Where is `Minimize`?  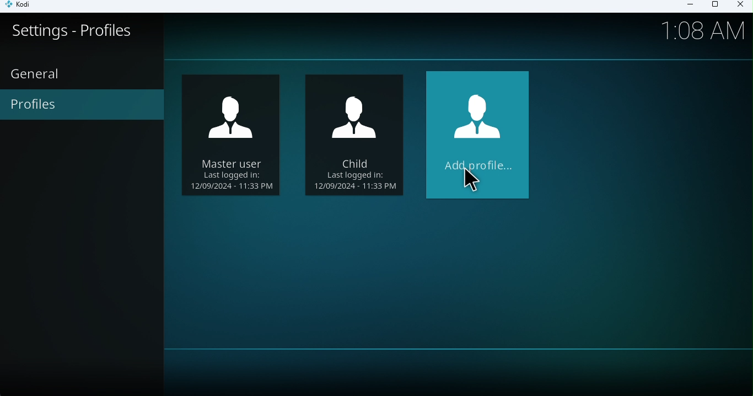 Minimize is located at coordinates (686, 6).